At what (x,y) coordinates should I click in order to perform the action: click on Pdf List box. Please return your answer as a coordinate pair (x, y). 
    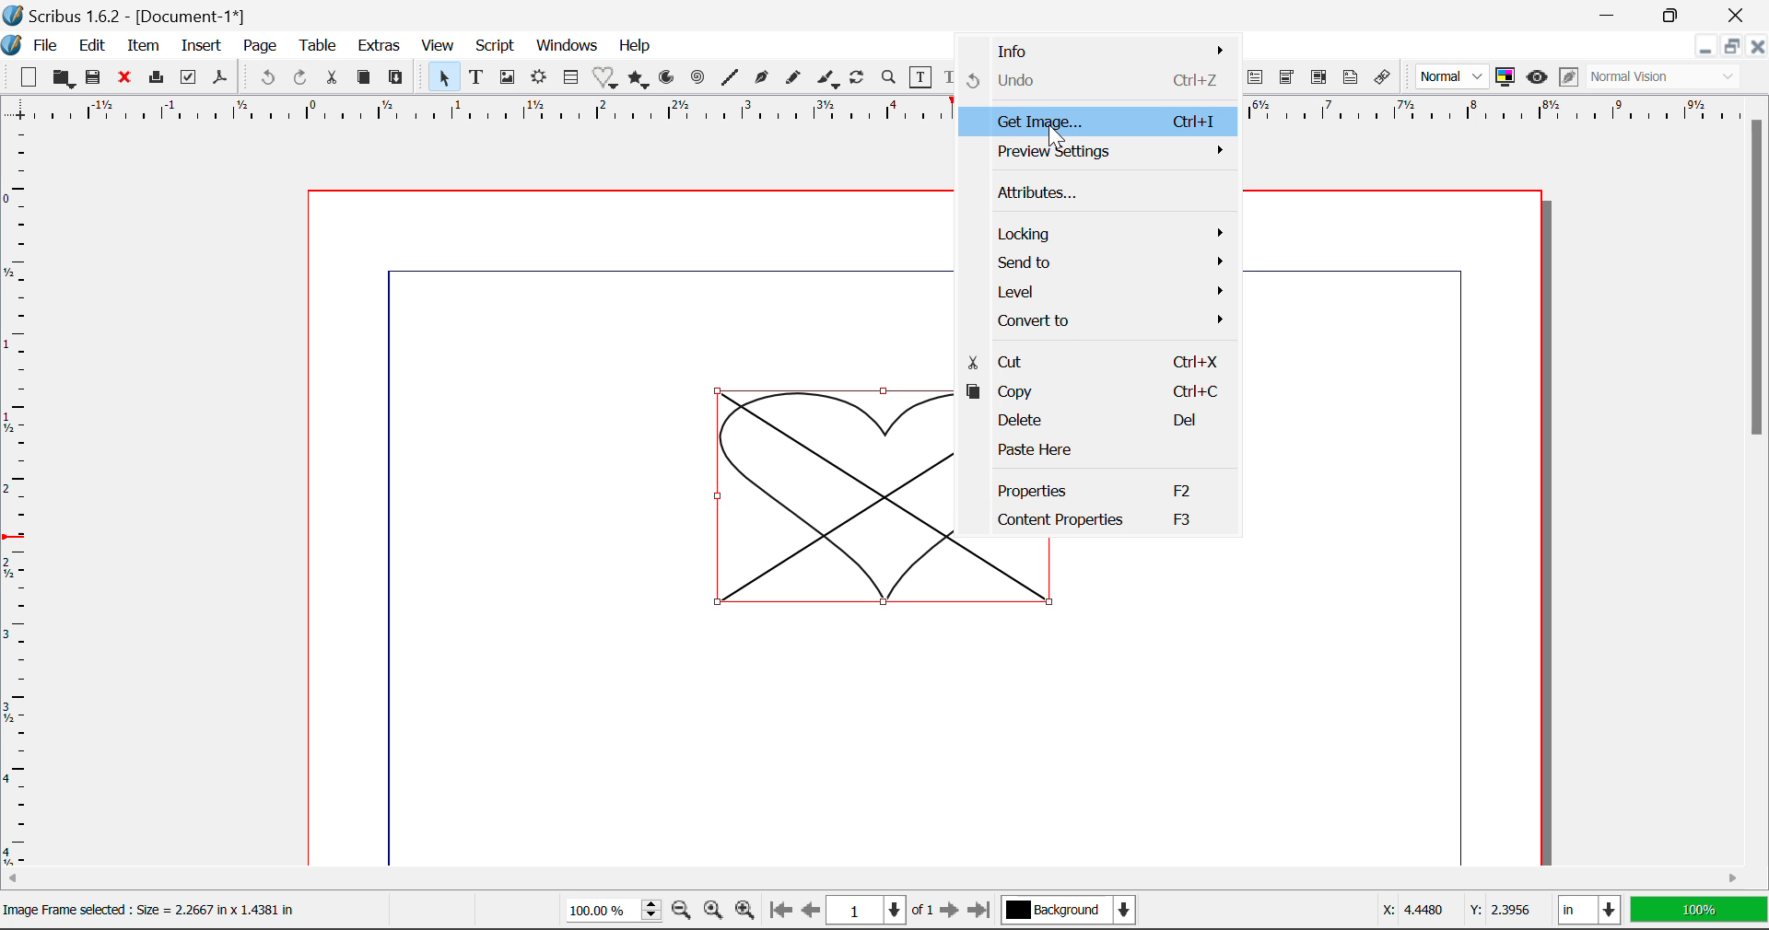
    Looking at the image, I should click on (1320, 79).